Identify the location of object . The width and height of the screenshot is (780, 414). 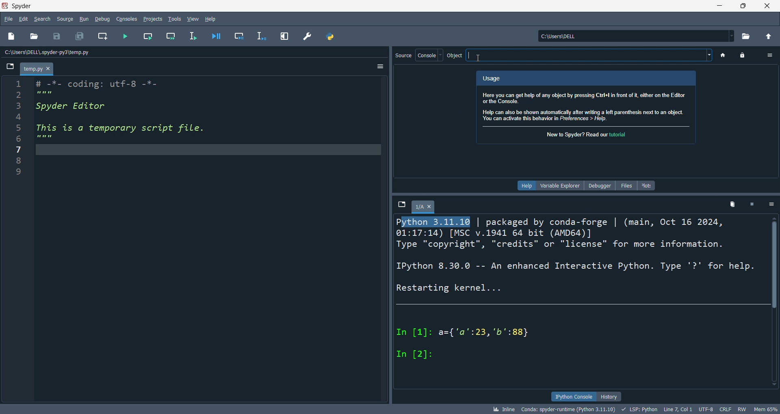
(581, 55).